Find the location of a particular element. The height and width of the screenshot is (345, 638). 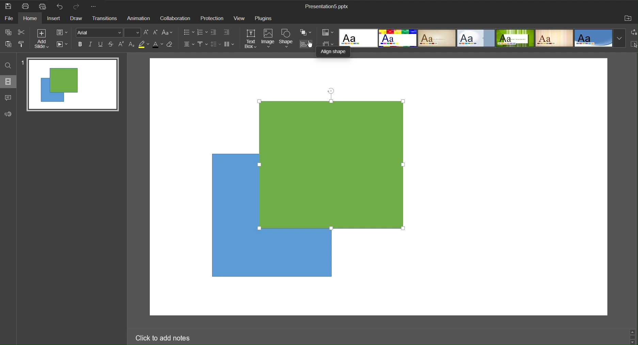

Select All is located at coordinates (634, 45).